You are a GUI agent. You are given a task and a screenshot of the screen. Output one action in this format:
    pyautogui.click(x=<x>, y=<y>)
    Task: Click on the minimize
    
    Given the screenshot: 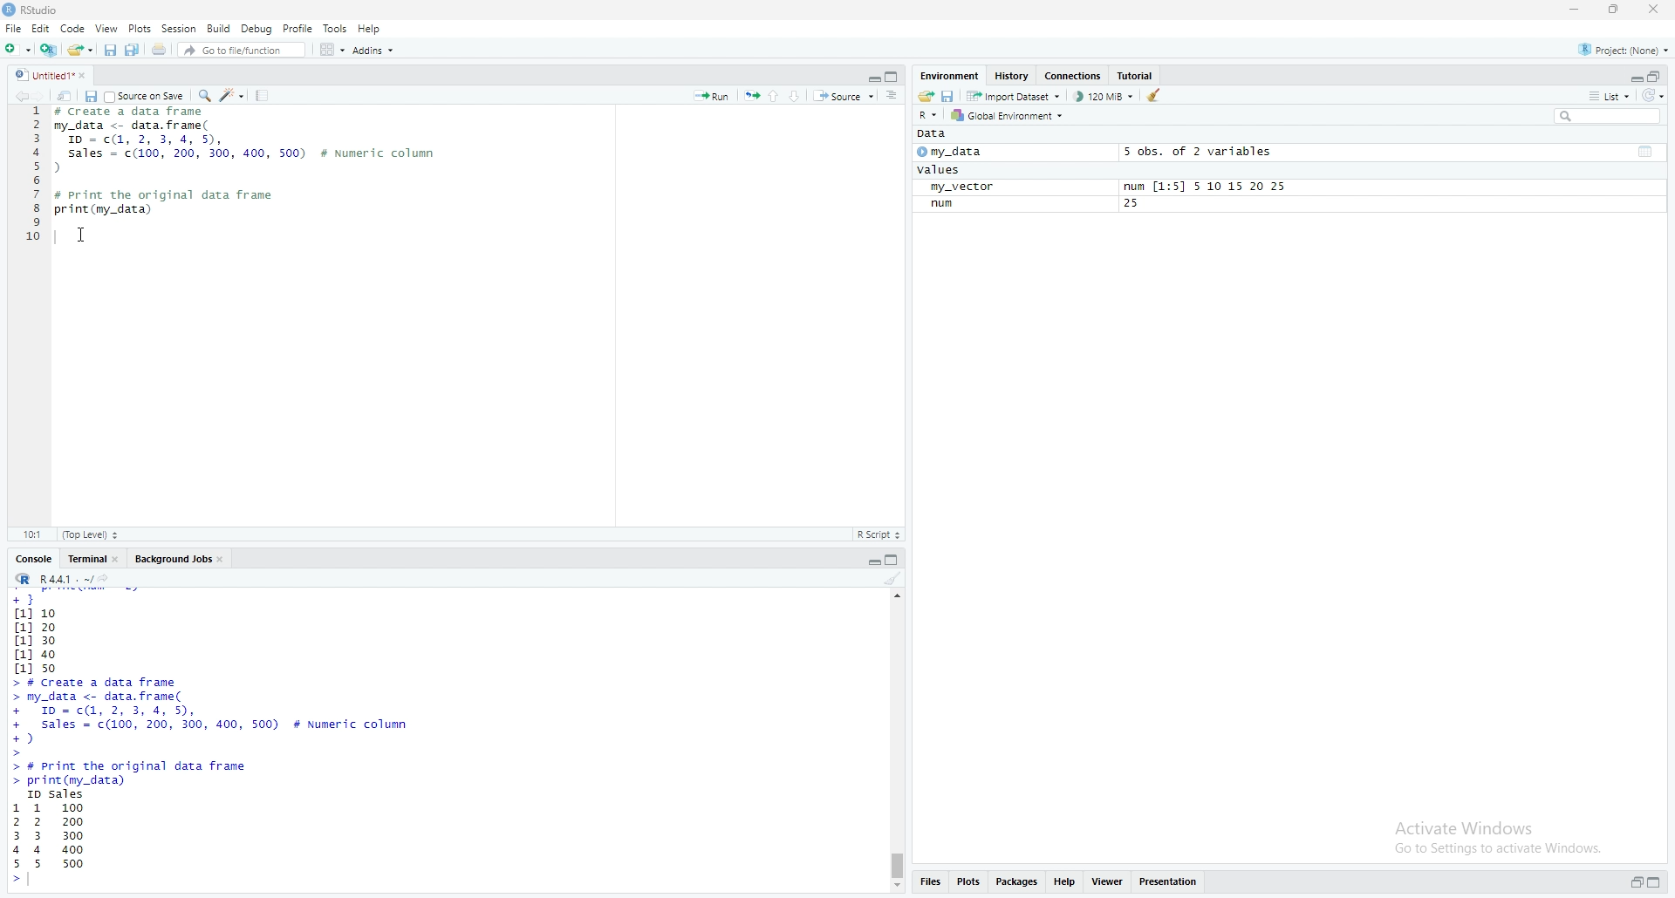 What is the action you would take?
    pyautogui.click(x=868, y=77)
    